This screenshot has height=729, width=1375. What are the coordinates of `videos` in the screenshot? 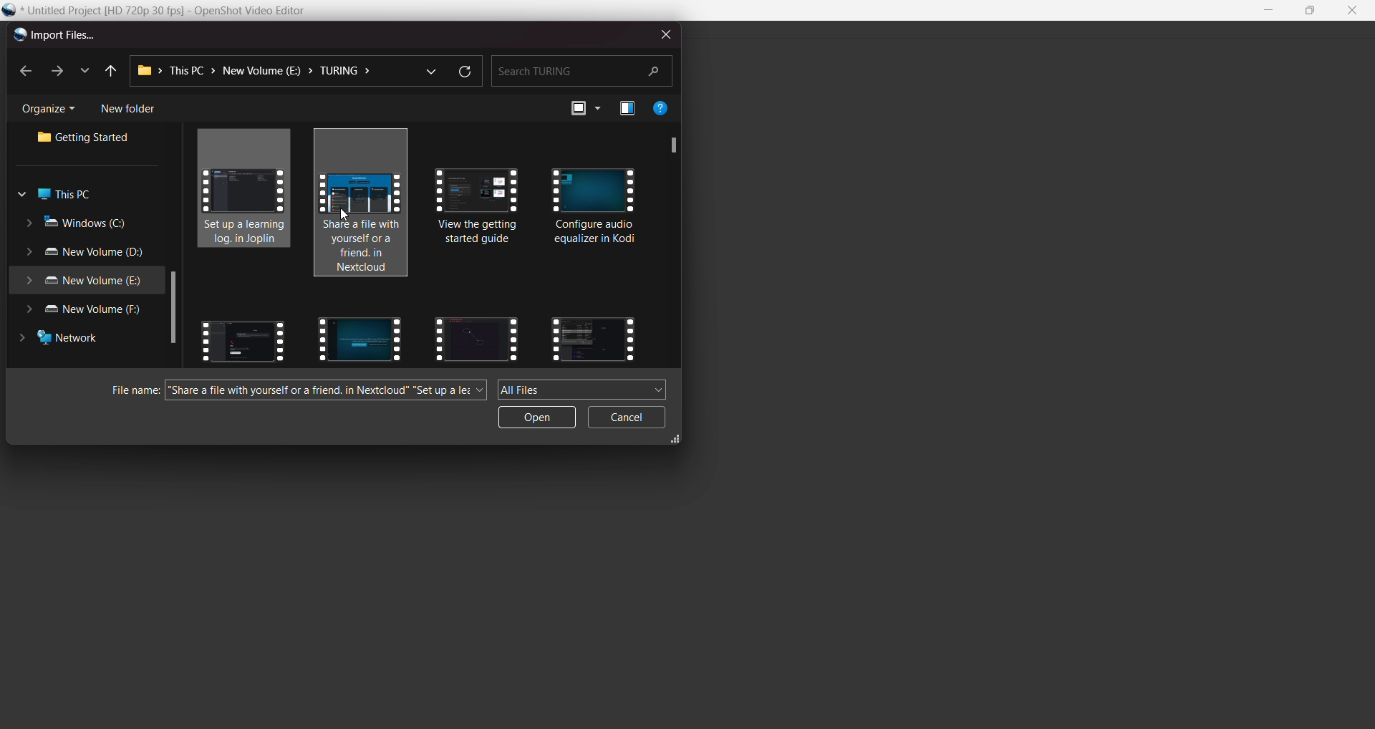 It's located at (481, 218).